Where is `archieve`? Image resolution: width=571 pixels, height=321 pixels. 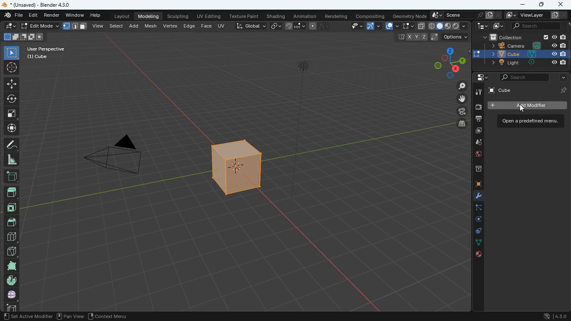 archieve is located at coordinates (475, 170).